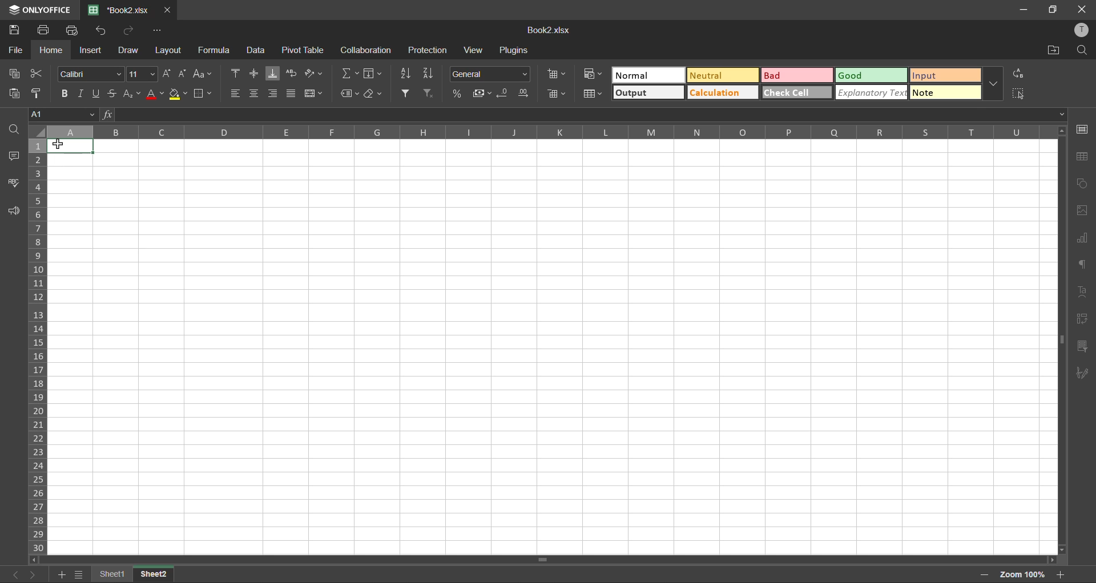 The width and height of the screenshot is (1096, 583). What do you see at coordinates (305, 50) in the screenshot?
I see `pivot table` at bounding box center [305, 50].